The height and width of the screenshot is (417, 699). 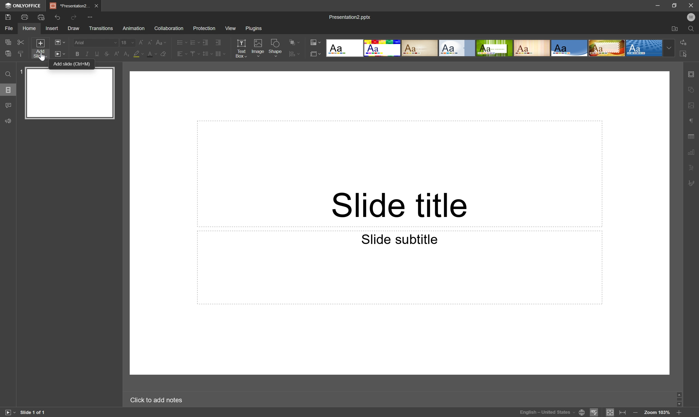 I want to click on Quick print, so click(x=42, y=17).